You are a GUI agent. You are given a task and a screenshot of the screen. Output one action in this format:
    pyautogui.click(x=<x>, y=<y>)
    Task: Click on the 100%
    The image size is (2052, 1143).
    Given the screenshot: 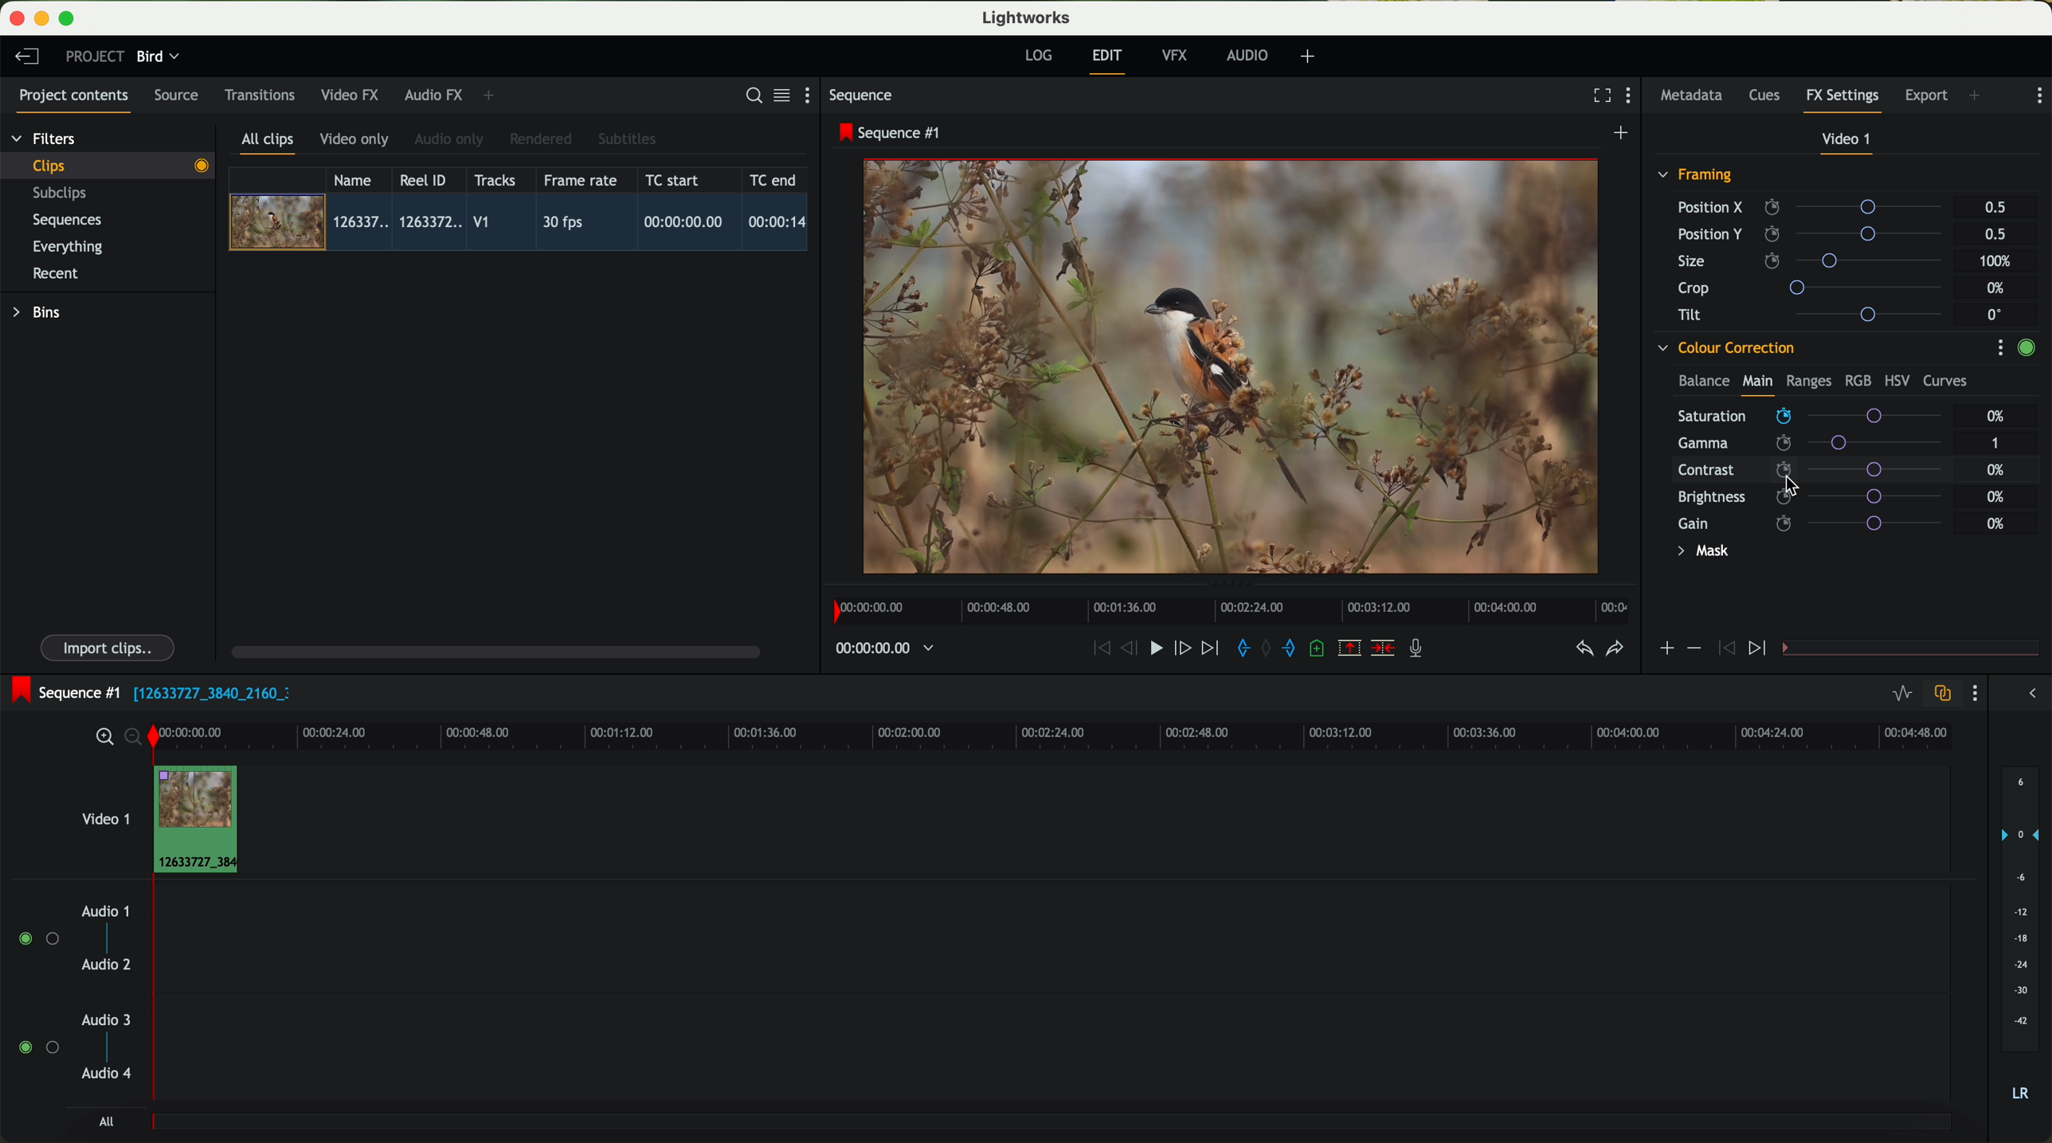 What is the action you would take?
    pyautogui.click(x=1999, y=261)
    